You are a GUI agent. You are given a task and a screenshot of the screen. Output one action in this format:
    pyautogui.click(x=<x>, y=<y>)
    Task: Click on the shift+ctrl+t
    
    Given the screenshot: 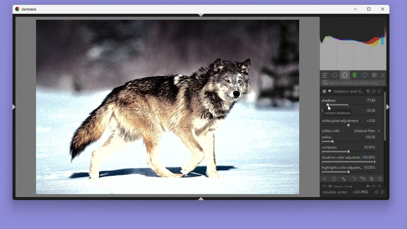 What is the action you would take?
    pyautogui.click(x=201, y=15)
    